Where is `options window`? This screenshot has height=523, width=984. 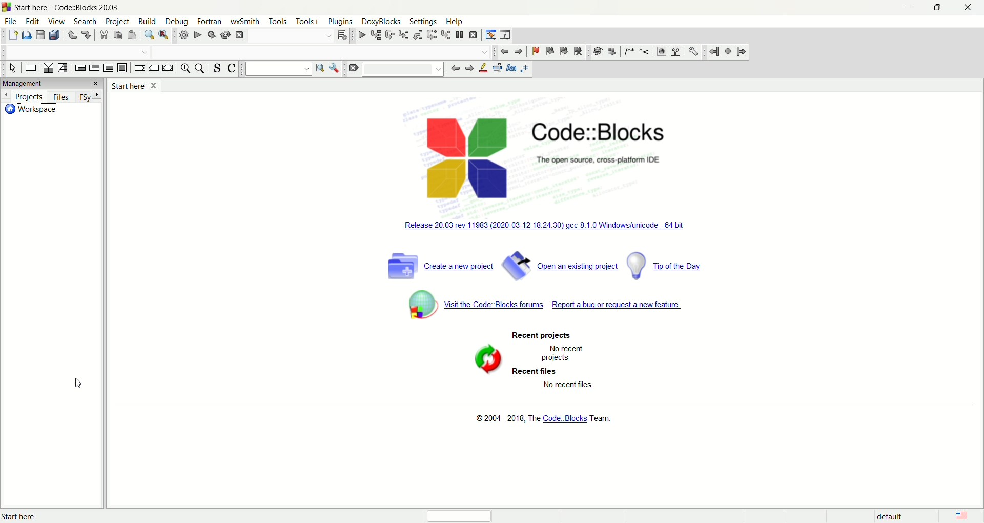
options window is located at coordinates (335, 68).